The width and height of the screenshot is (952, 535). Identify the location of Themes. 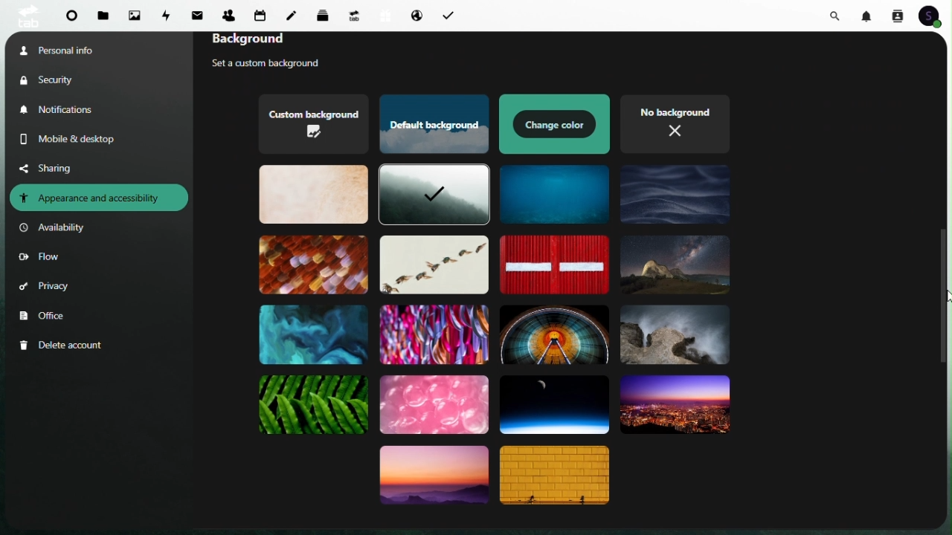
(554, 405).